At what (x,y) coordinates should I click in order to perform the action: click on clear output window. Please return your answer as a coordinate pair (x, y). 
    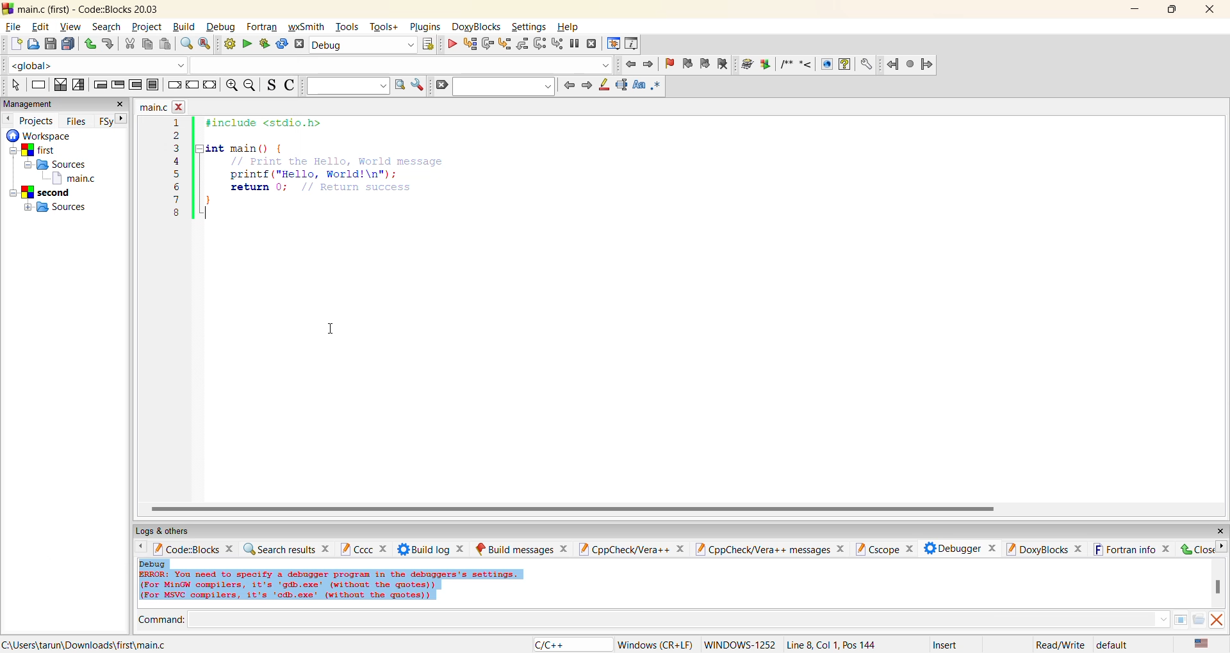
    Looking at the image, I should click on (1218, 621).